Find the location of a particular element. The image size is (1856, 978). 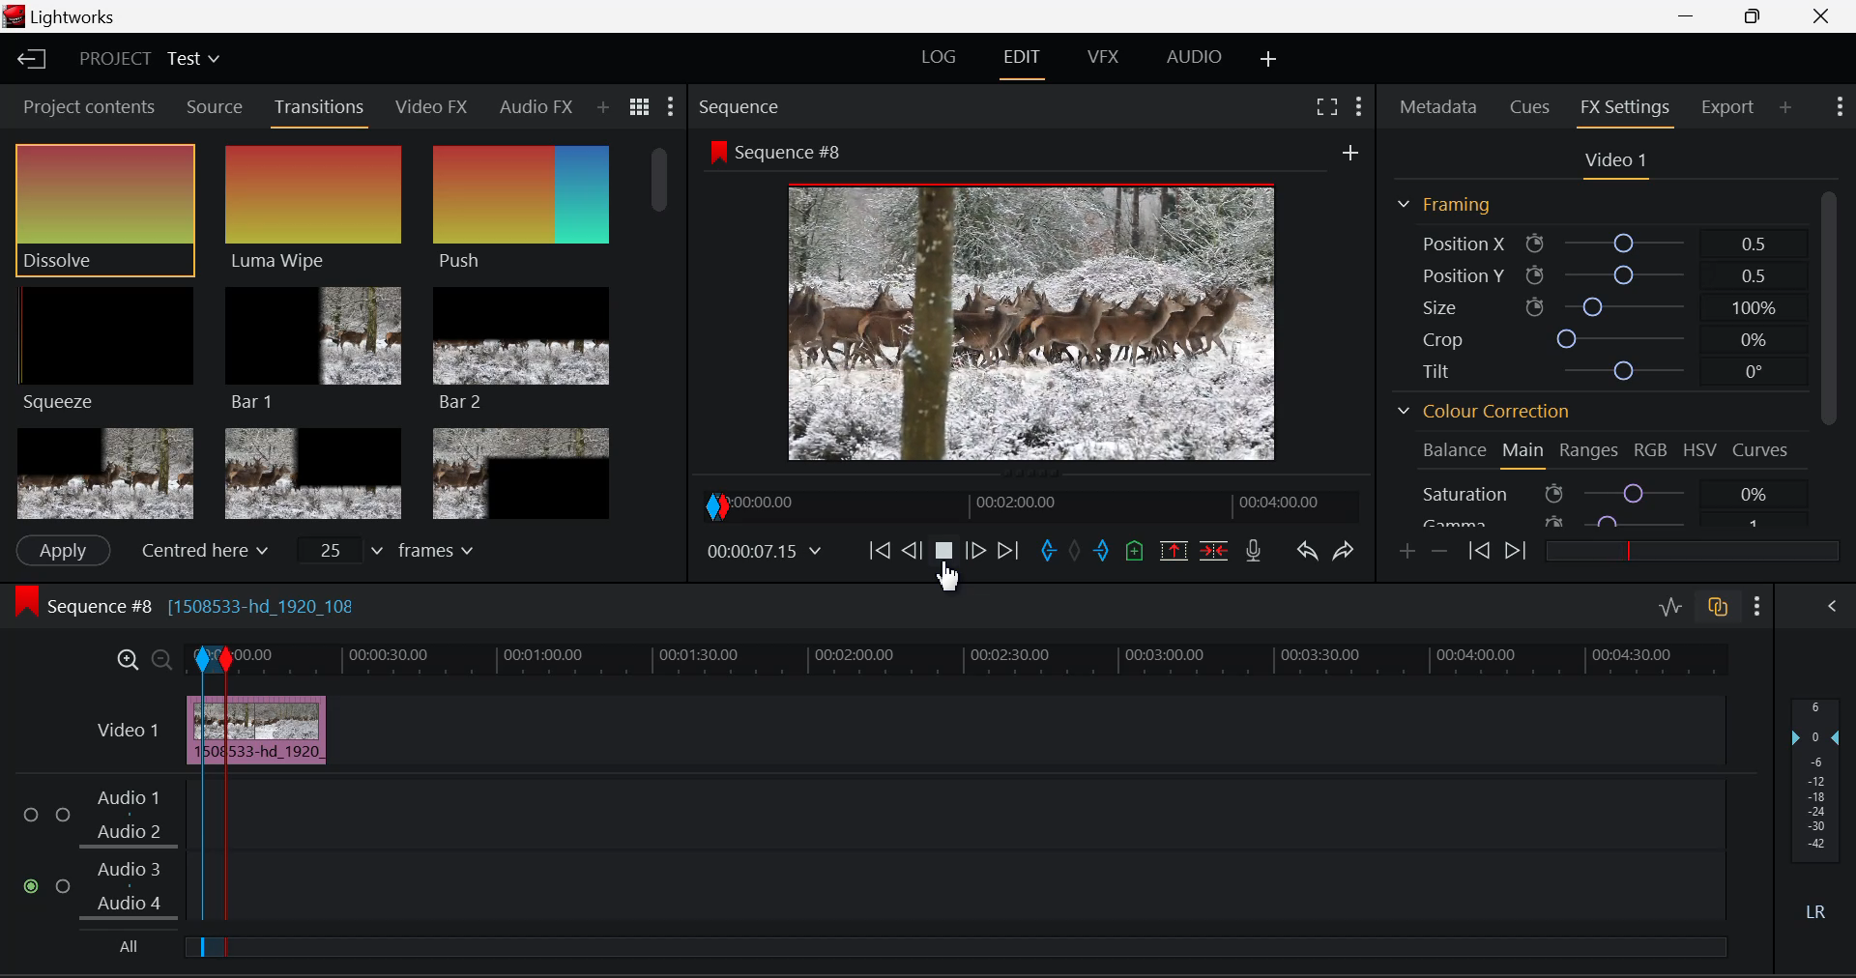

Full Screen is located at coordinates (1329, 106).